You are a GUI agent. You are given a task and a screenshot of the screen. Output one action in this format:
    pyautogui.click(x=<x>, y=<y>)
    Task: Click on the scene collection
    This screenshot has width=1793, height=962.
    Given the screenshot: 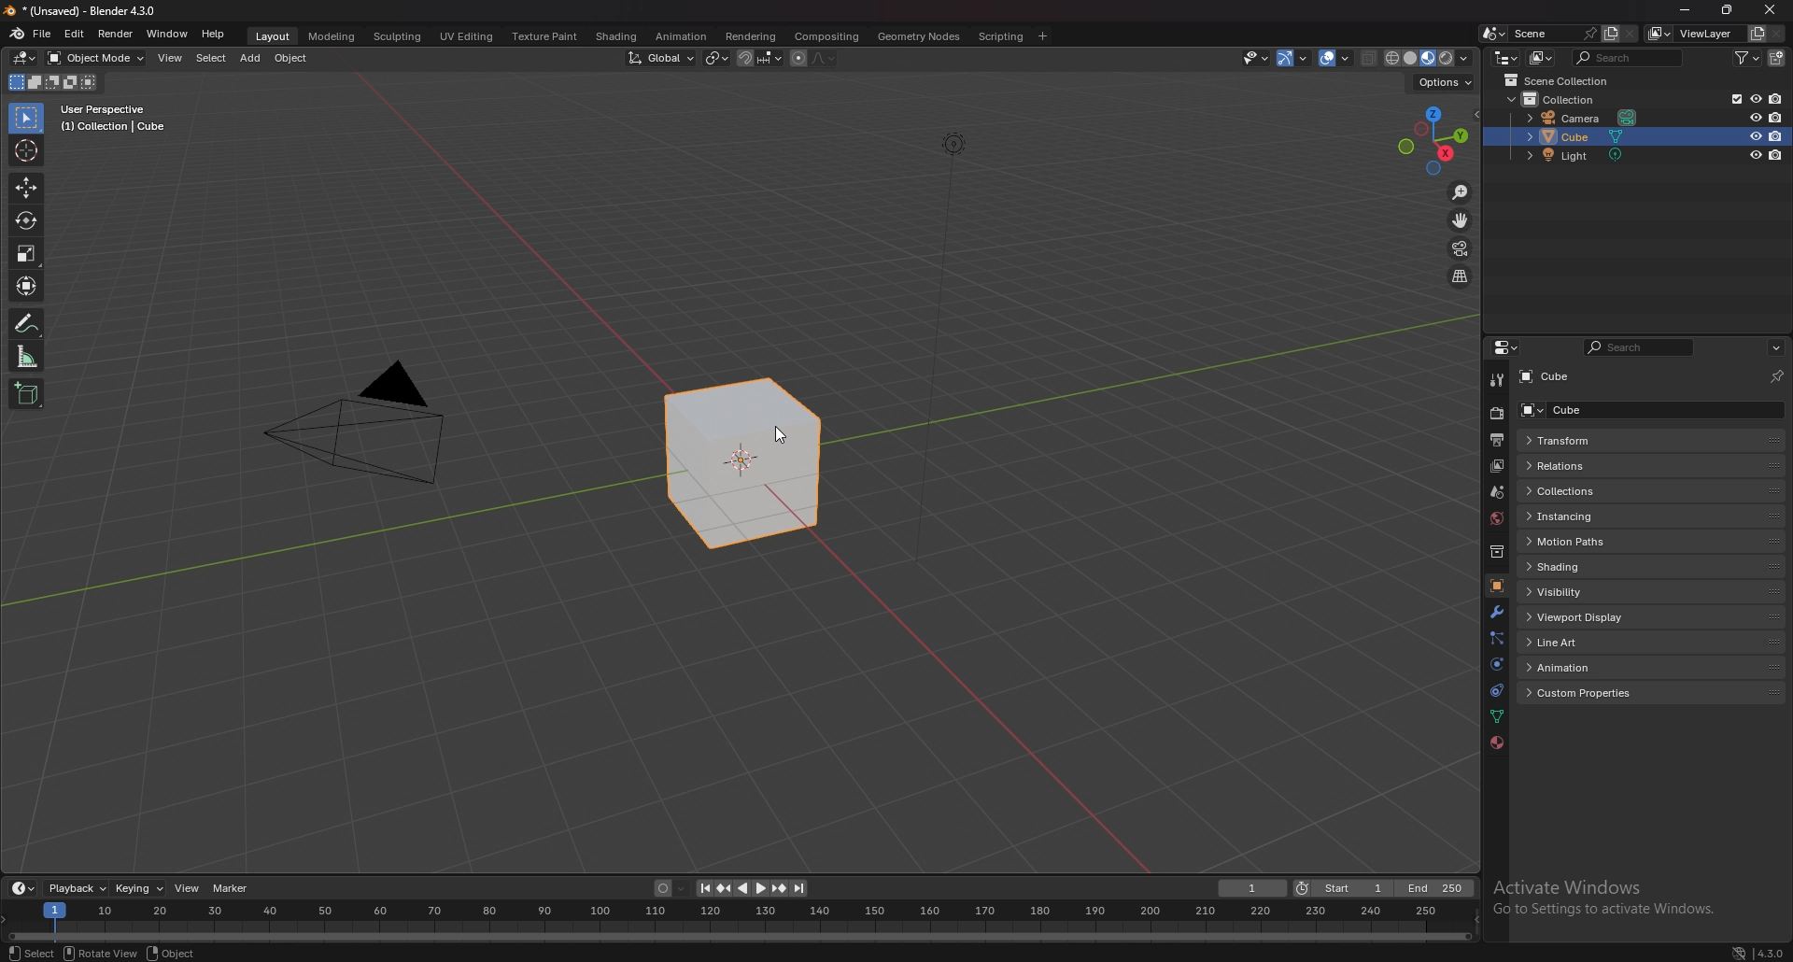 What is the action you would take?
    pyautogui.click(x=1559, y=80)
    